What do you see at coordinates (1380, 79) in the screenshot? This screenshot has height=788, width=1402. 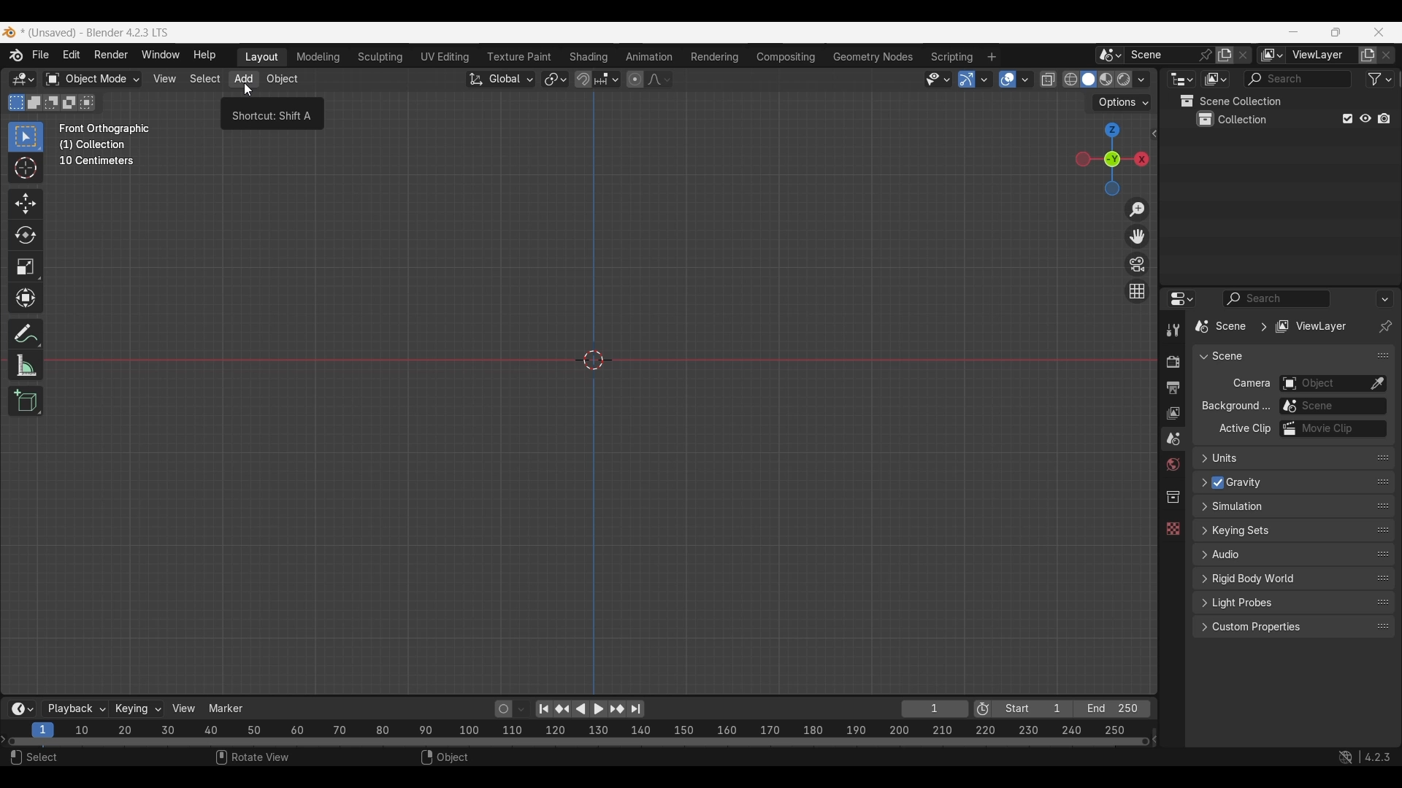 I see `Filter` at bounding box center [1380, 79].